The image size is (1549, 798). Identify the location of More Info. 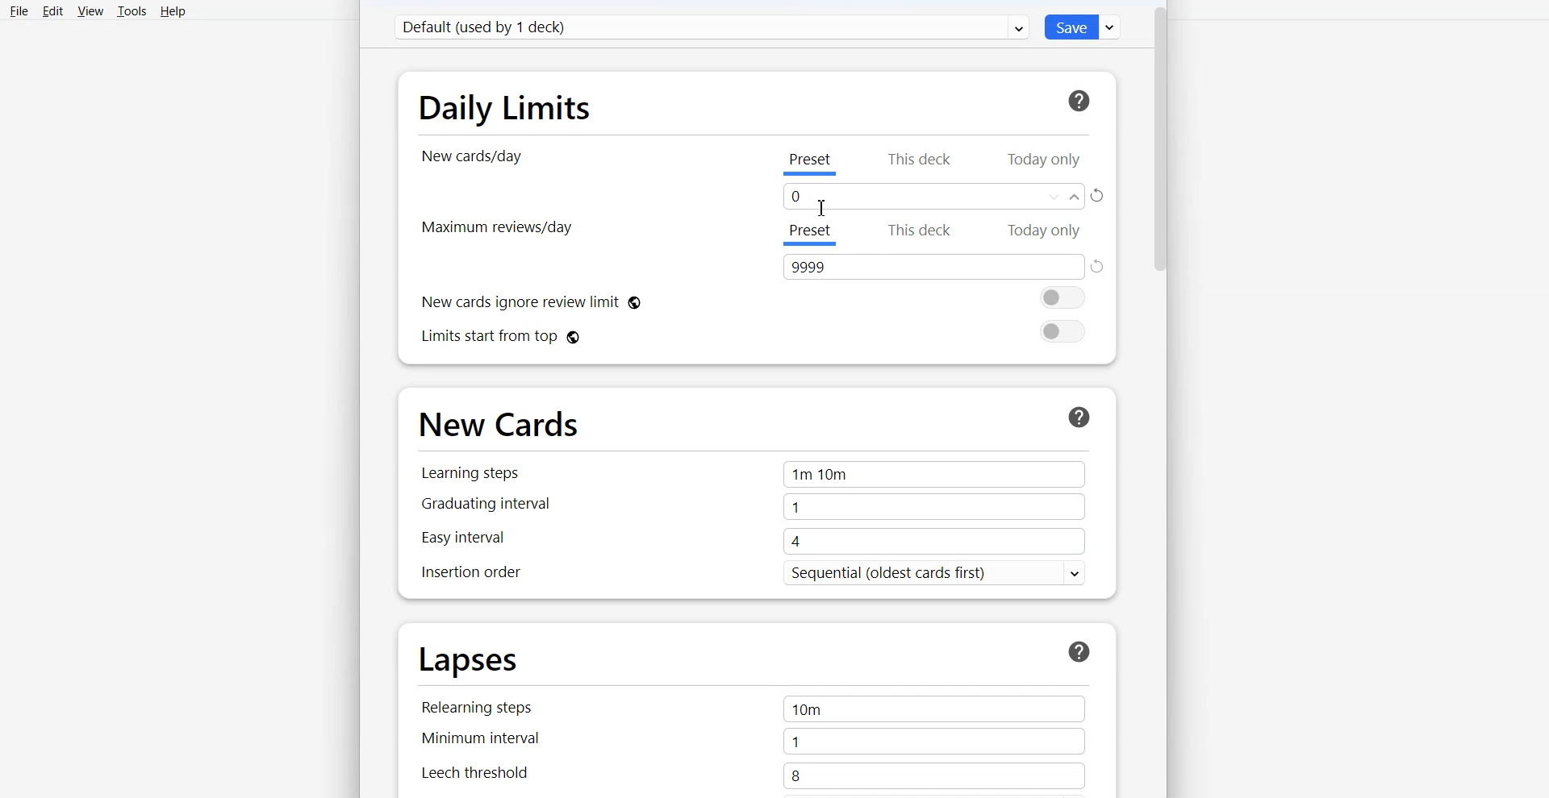
(1079, 416).